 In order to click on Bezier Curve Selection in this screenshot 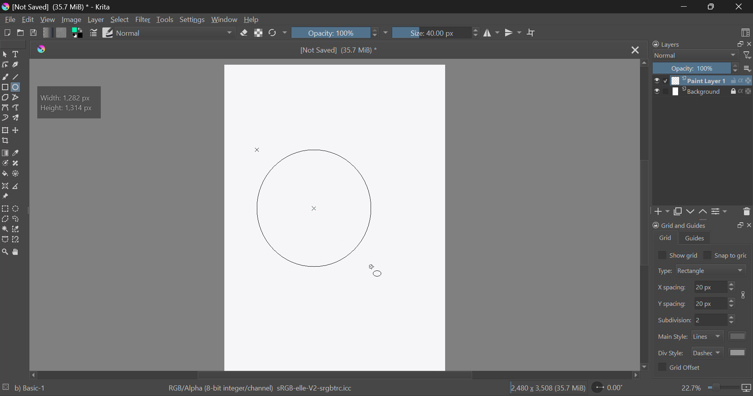, I will do `click(5, 240)`.